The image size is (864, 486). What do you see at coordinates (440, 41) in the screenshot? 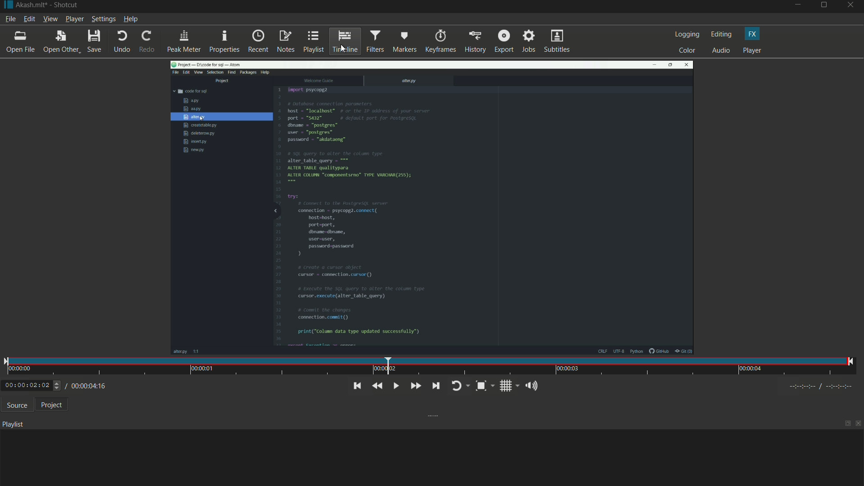
I see `keyframes` at bounding box center [440, 41].